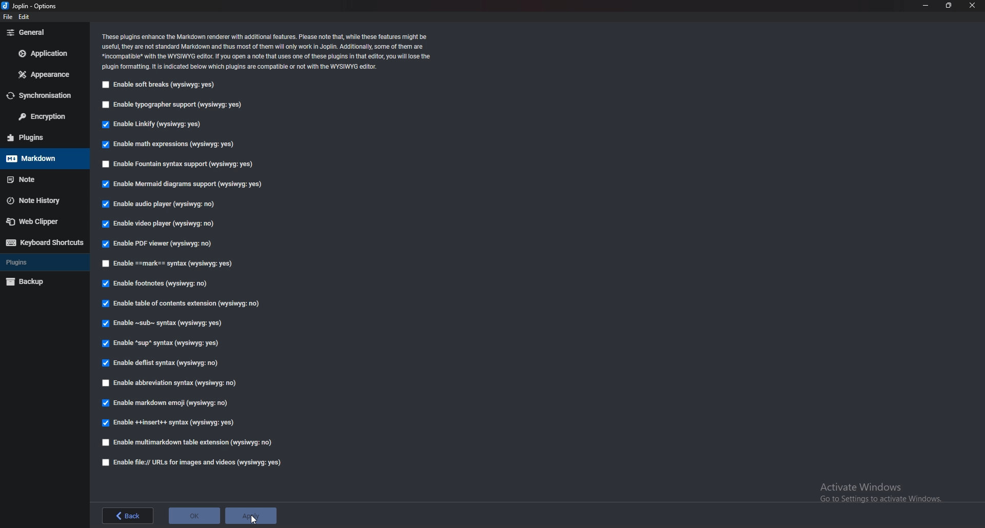 The height and width of the screenshot is (528, 985). What do you see at coordinates (182, 306) in the screenshot?
I see `Enable table of contents extension` at bounding box center [182, 306].